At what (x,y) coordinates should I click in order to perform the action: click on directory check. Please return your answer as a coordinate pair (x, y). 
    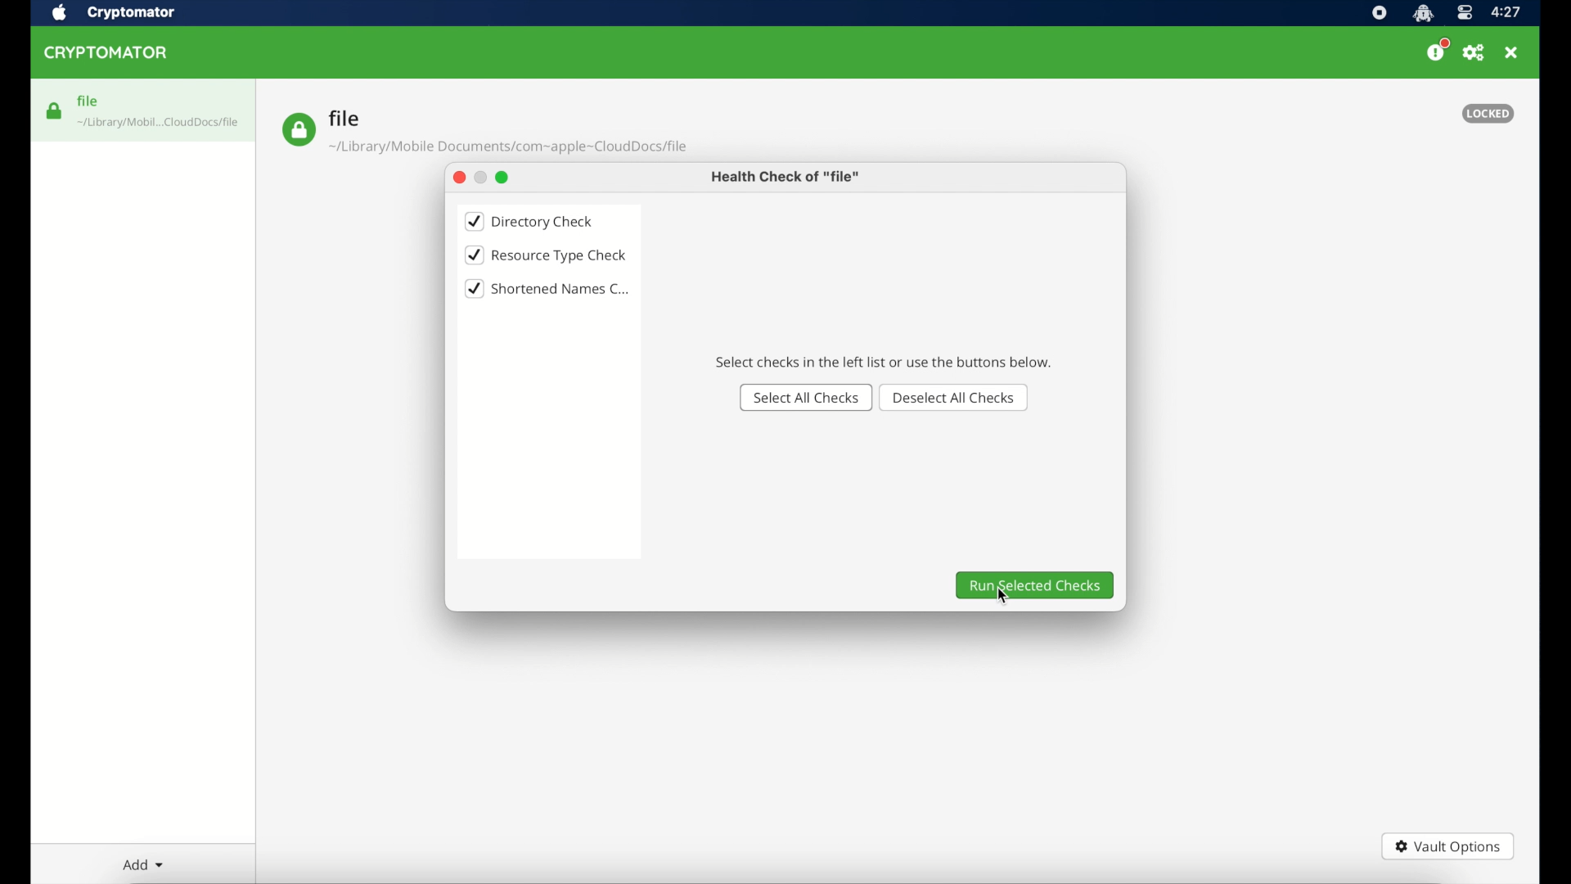
    Looking at the image, I should click on (530, 221).